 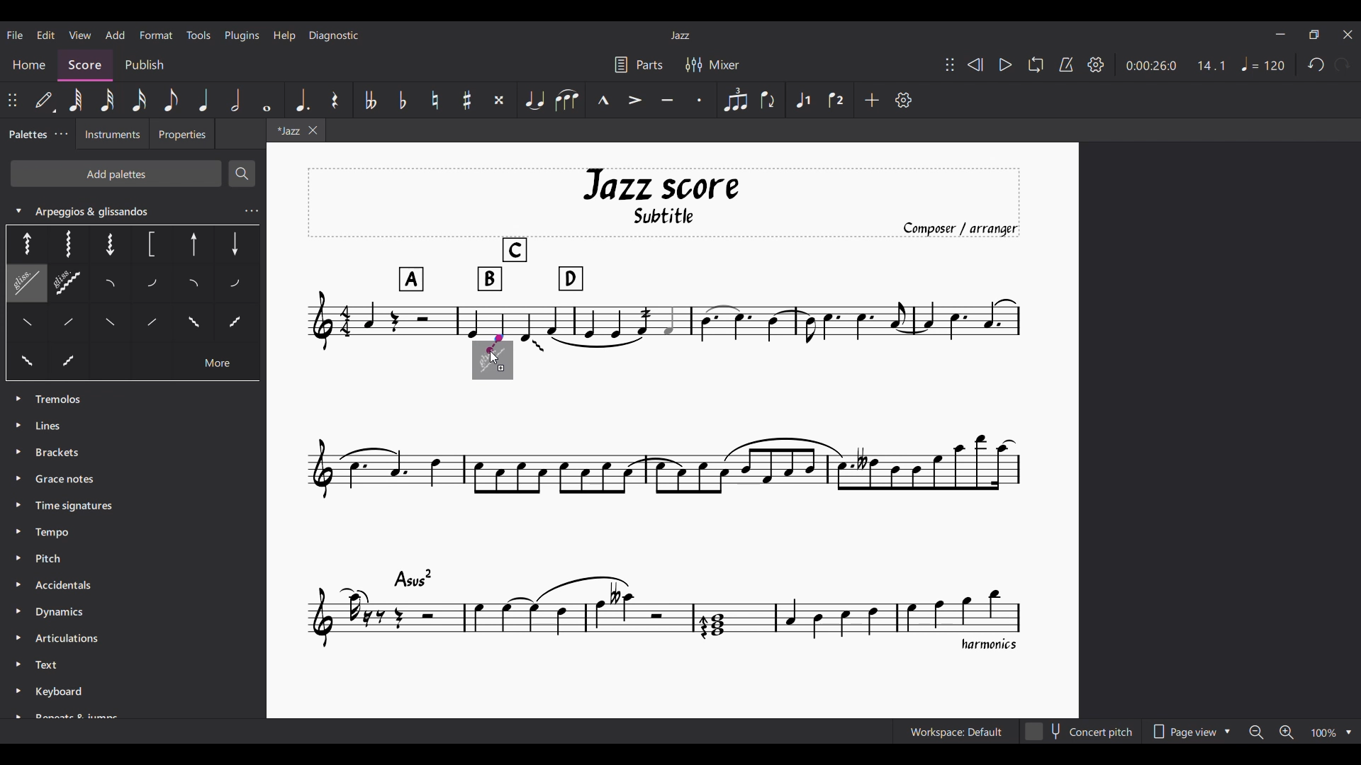 I want to click on Palate 17, so click(x=235, y=327).